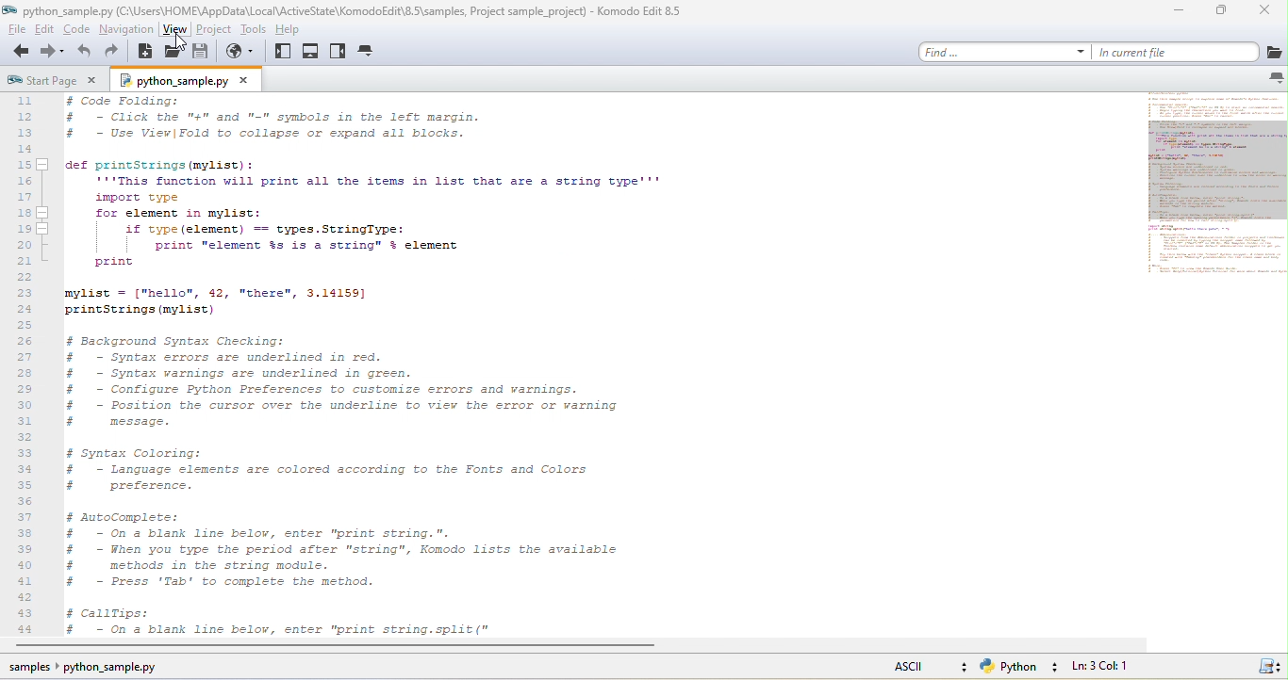 The width and height of the screenshot is (1288, 680). Describe the element at coordinates (340, 51) in the screenshot. I see `right pane` at that location.